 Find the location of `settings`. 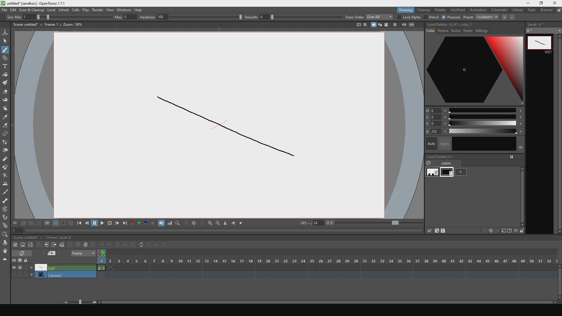

settings is located at coordinates (484, 31).